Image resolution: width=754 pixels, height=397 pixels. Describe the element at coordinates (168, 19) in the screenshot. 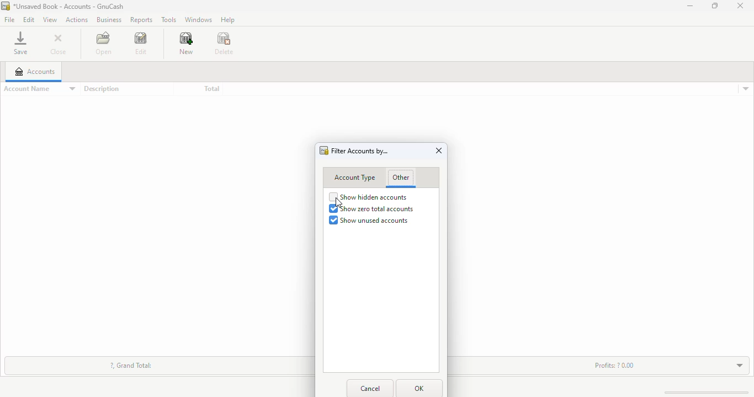

I see `tools` at that location.